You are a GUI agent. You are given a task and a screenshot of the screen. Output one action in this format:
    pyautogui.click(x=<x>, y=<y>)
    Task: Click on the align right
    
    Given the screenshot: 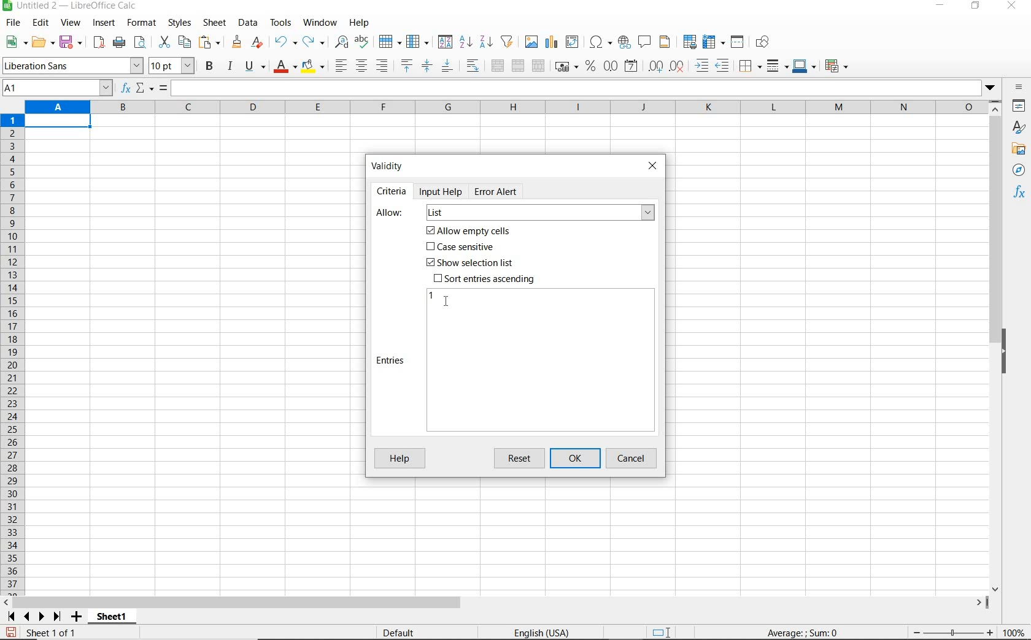 What is the action you would take?
    pyautogui.click(x=383, y=66)
    